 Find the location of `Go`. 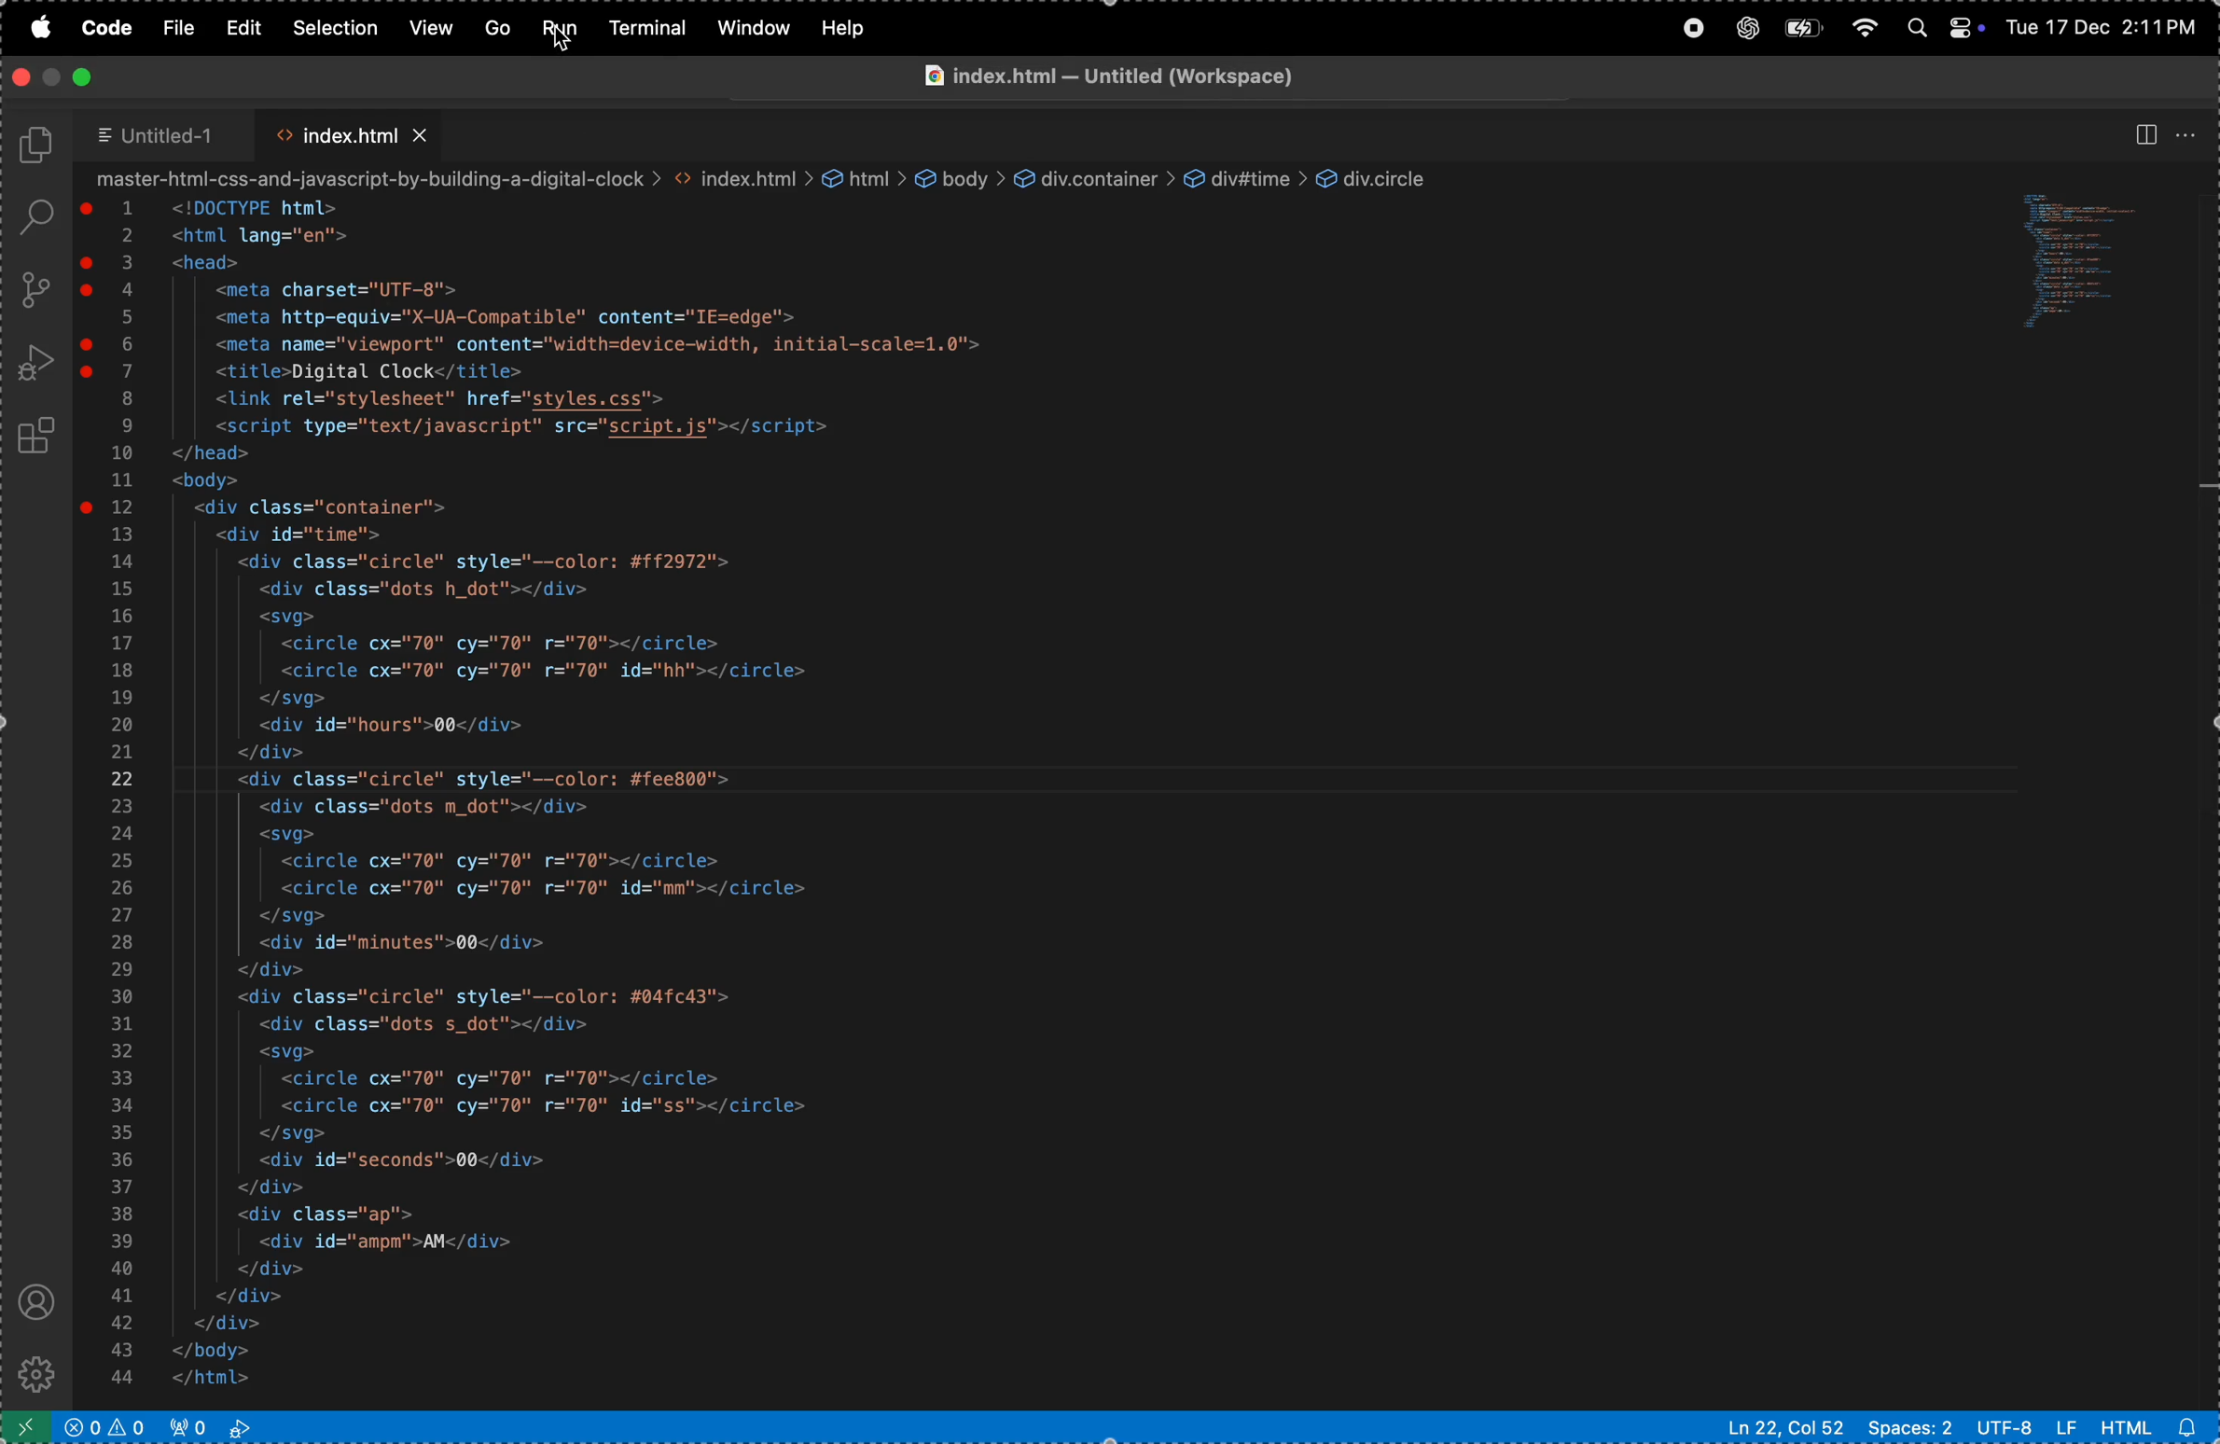

Go is located at coordinates (499, 30).